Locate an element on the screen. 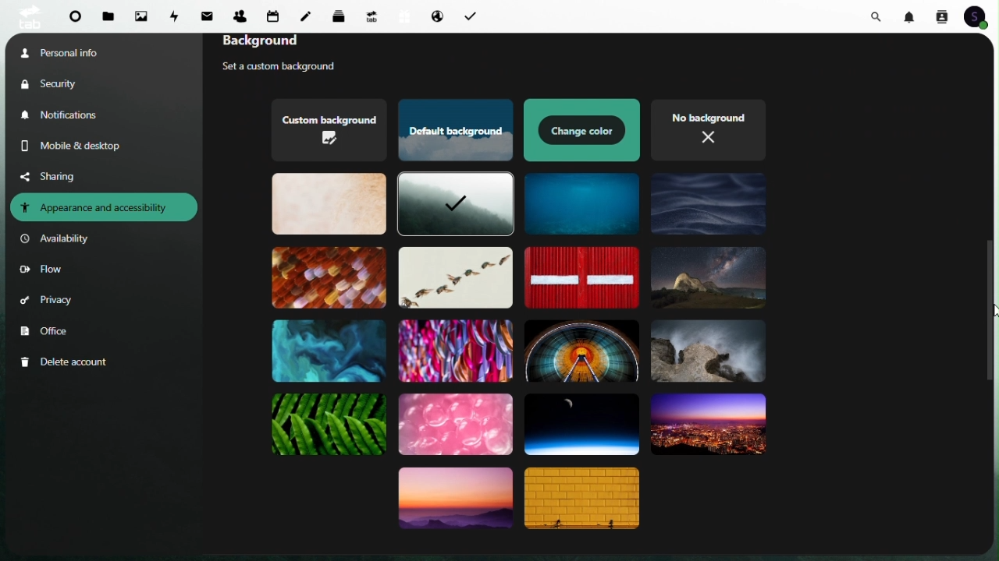  Office is located at coordinates (48, 332).